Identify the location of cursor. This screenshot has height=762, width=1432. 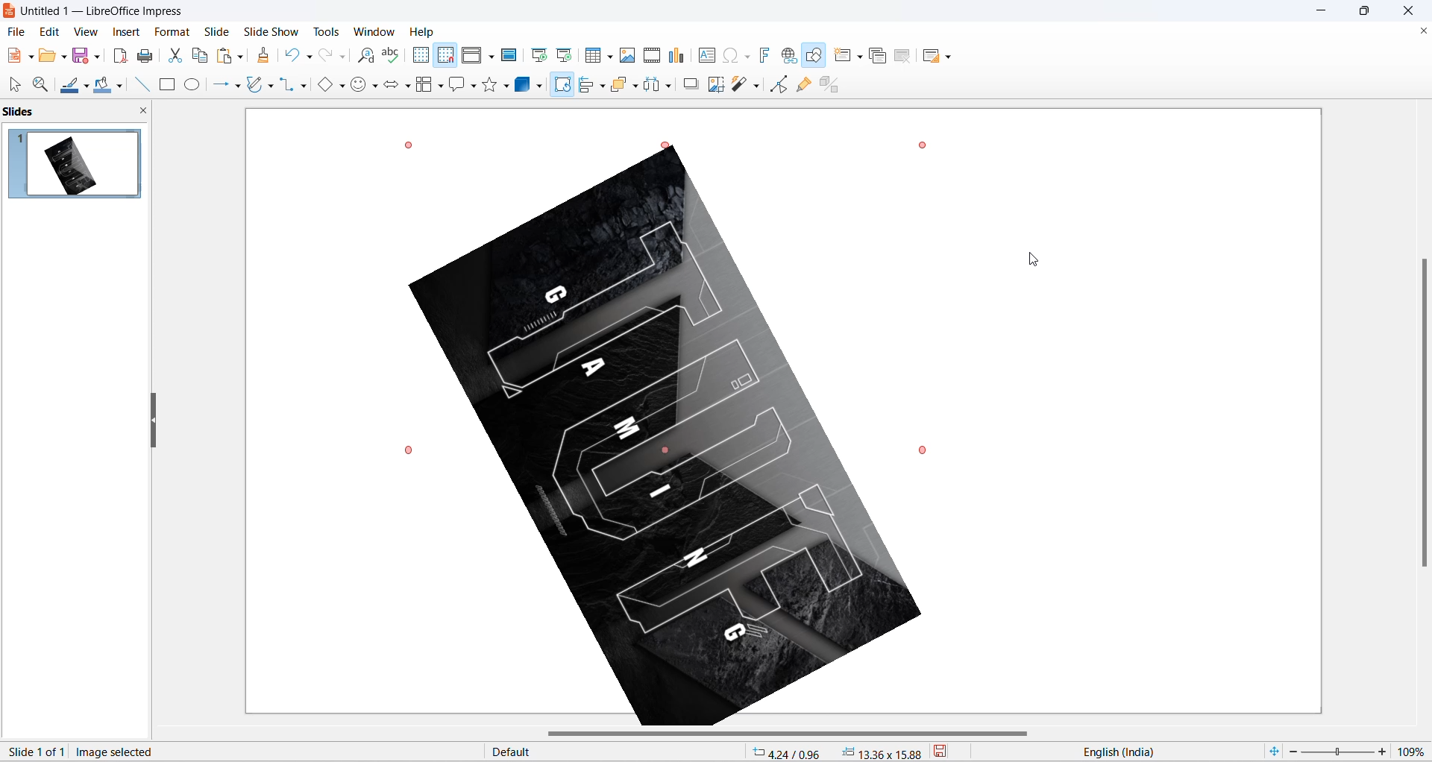
(1036, 260).